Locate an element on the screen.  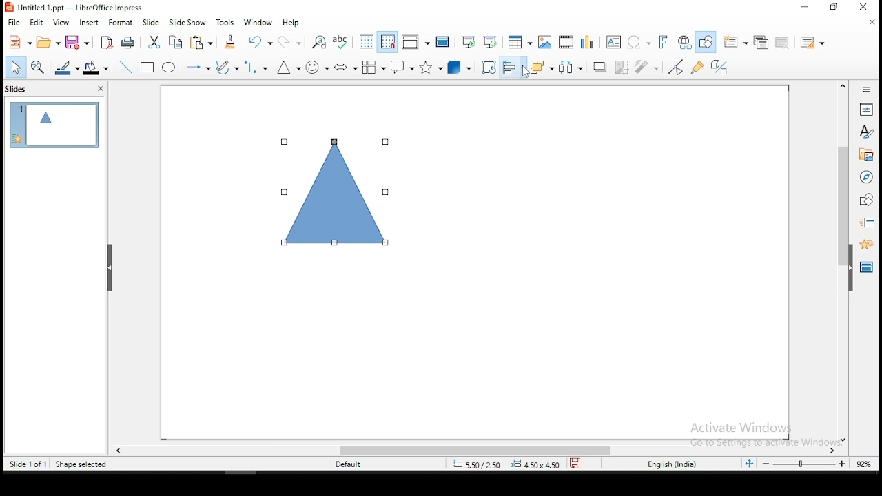
animation is located at coordinates (865, 245).